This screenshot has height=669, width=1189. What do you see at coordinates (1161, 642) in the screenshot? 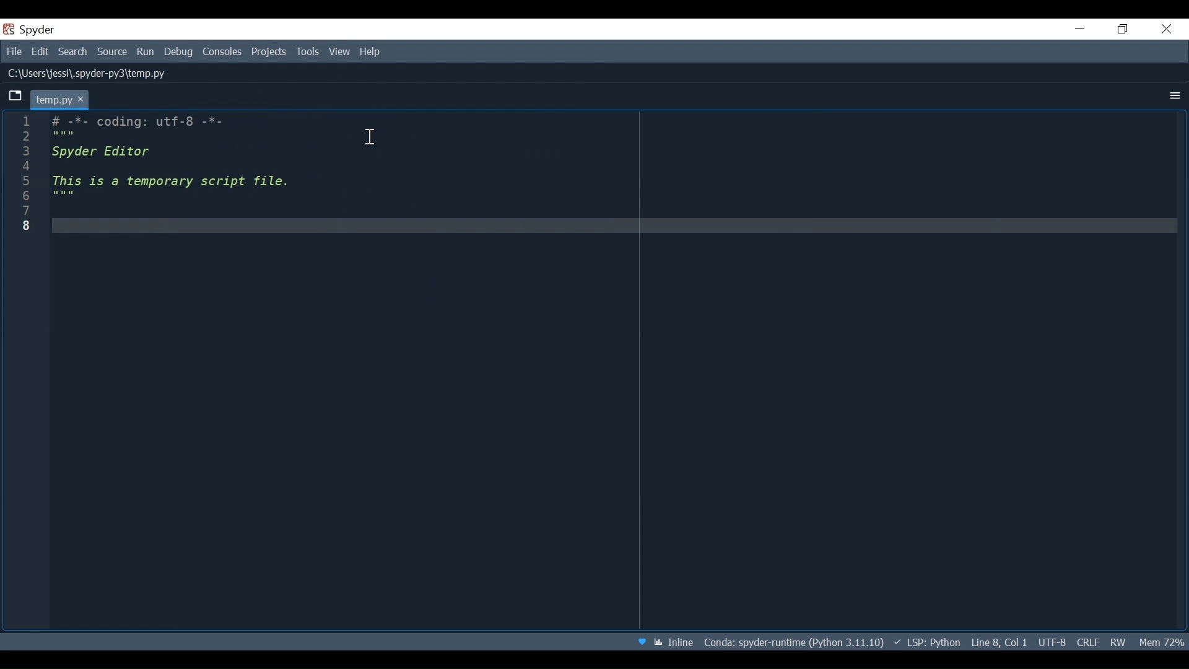
I see `Memory Usage` at bounding box center [1161, 642].